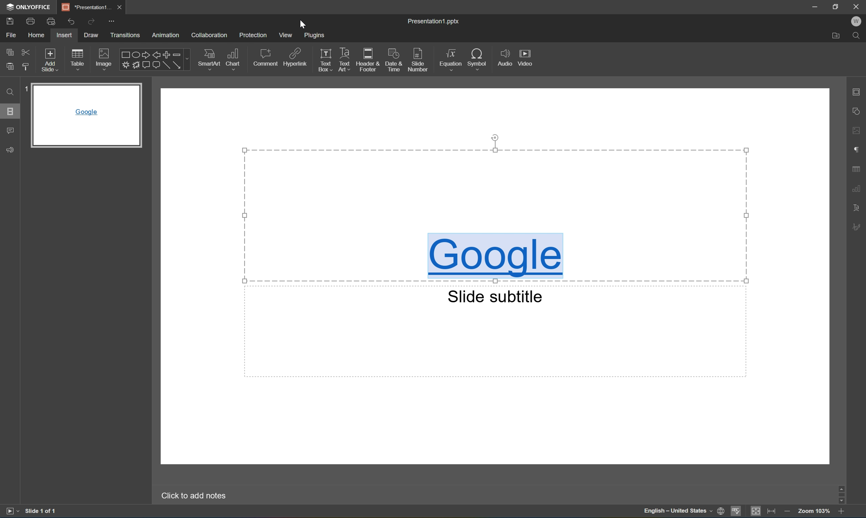 This screenshot has height=518, width=866. What do you see at coordinates (38, 35) in the screenshot?
I see `Home` at bounding box center [38, 35].